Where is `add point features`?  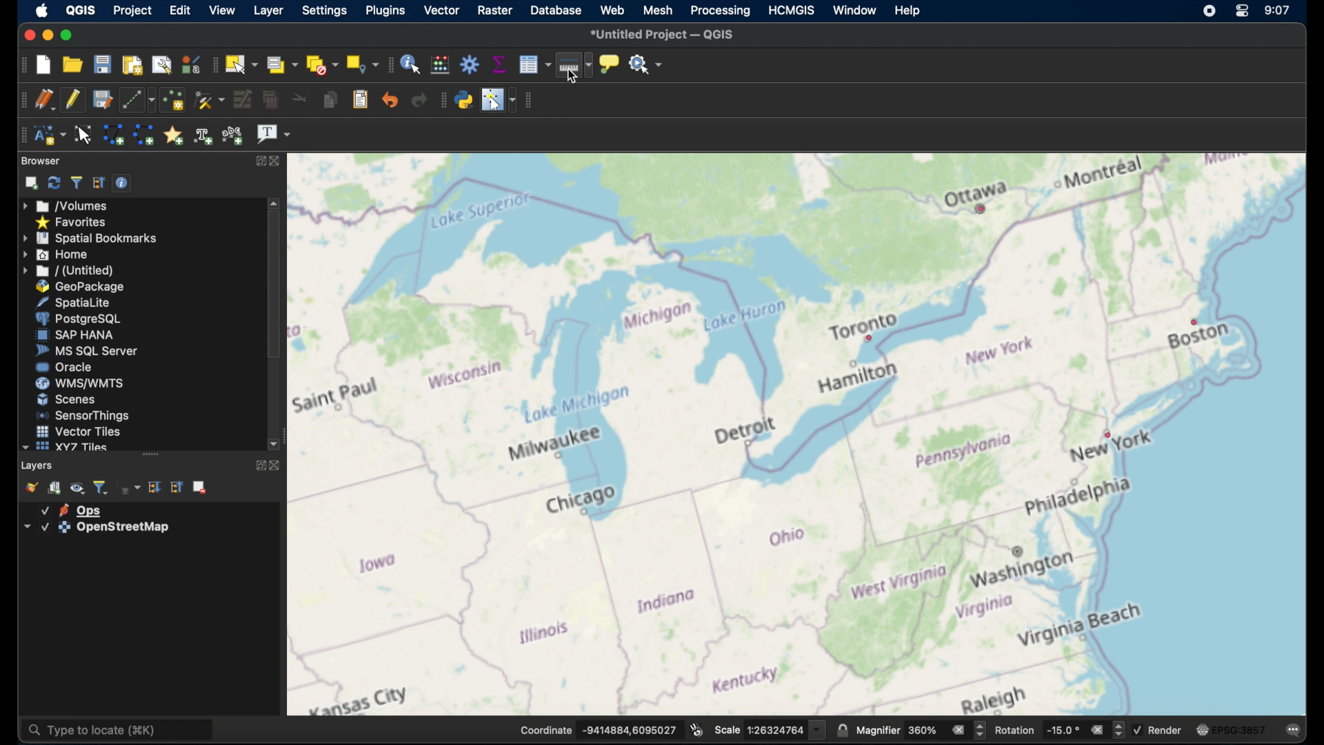
add point features is located at coordinates (173, 99).